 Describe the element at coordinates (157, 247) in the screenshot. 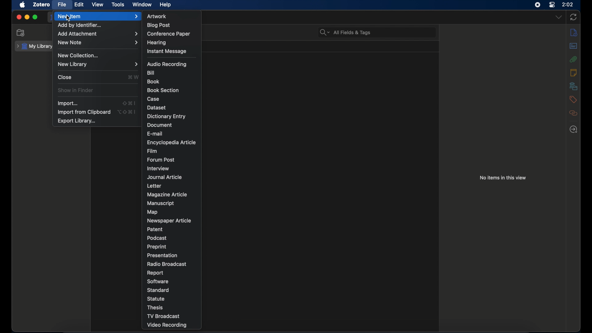

I see `preprint` at that location.